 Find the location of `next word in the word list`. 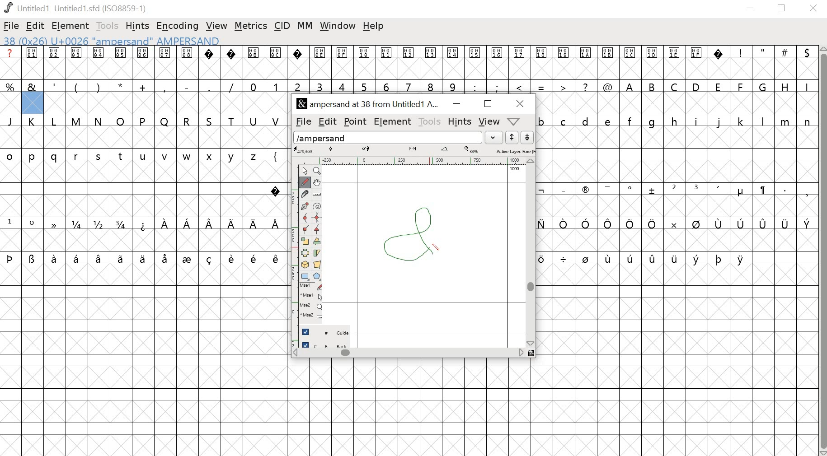

next word in the word list is located at coordinates (527, 138).